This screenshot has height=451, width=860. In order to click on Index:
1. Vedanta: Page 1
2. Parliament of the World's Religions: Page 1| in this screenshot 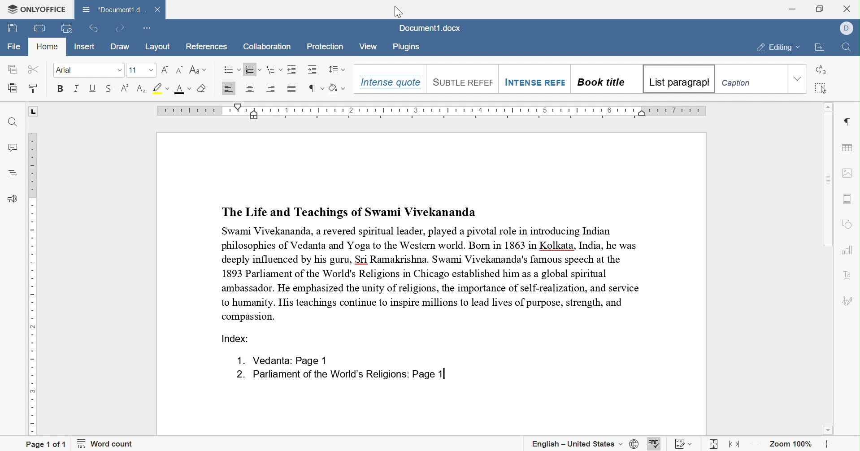, I will do `click(331, 359)`.